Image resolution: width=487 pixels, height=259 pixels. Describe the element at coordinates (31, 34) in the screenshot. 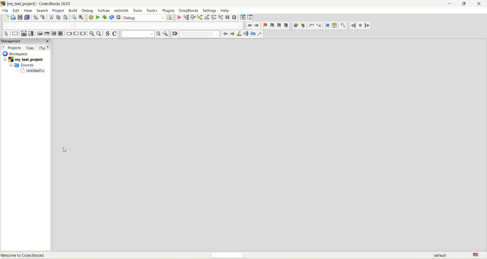

I see `selection` at that location.